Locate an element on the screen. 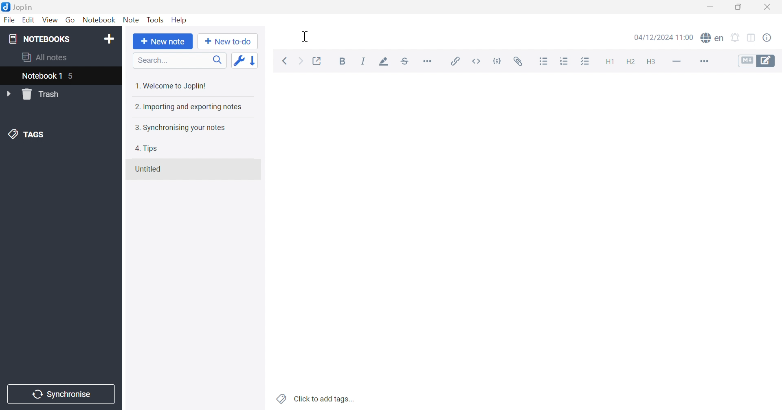 The height and width of the screenshot is (410, 782). Toggle editors layout is located at coordinates (751, 37).